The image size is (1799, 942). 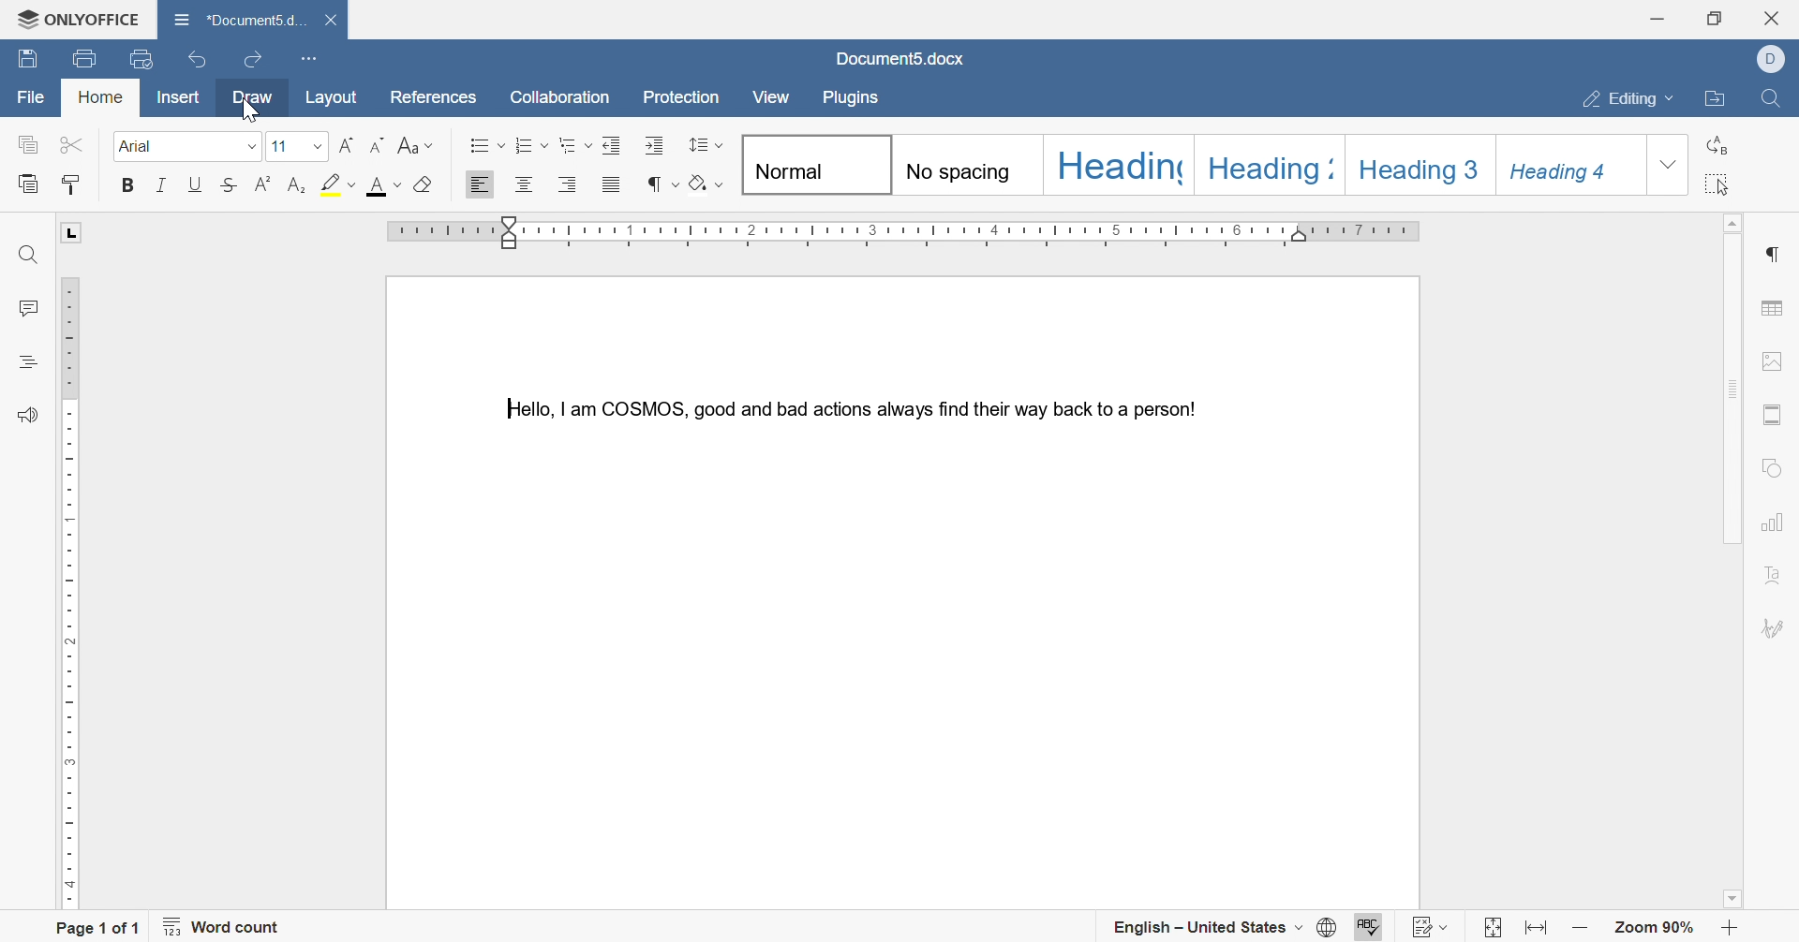 I want to click on open file location, so click(x=1718, y=101).